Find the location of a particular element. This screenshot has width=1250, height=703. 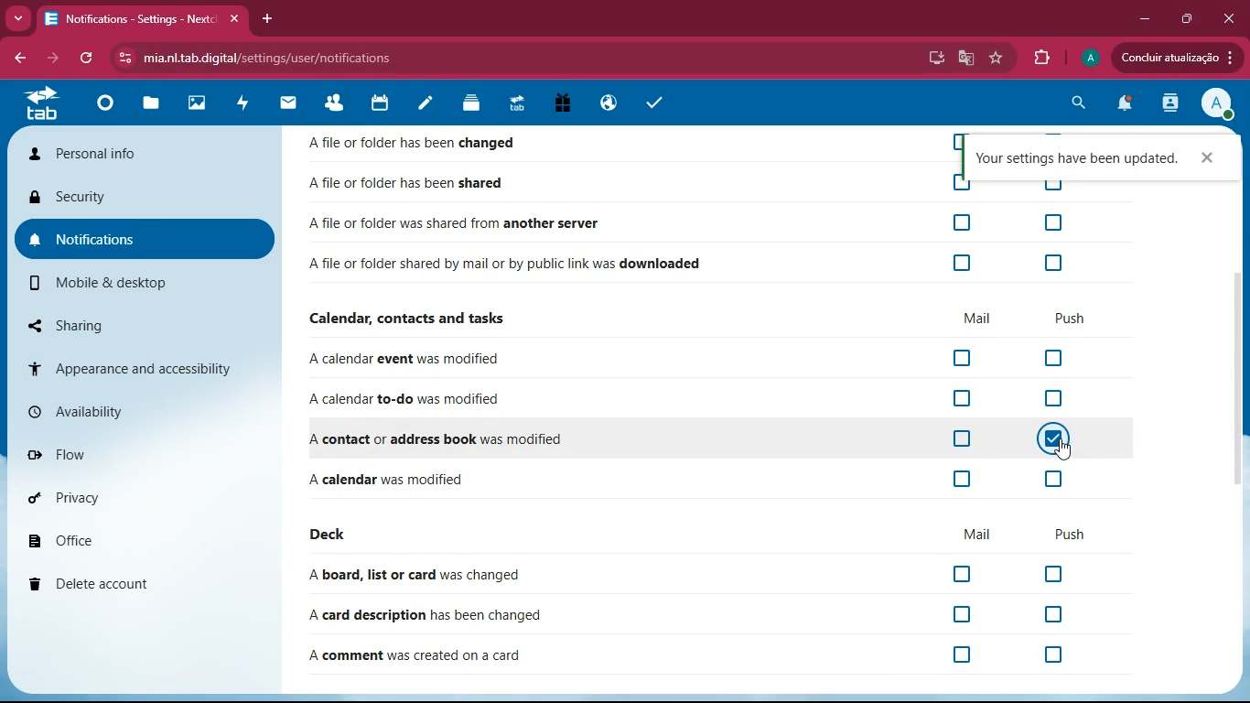

Calendar, contacts and tasks is located at coordinates (416, 319).